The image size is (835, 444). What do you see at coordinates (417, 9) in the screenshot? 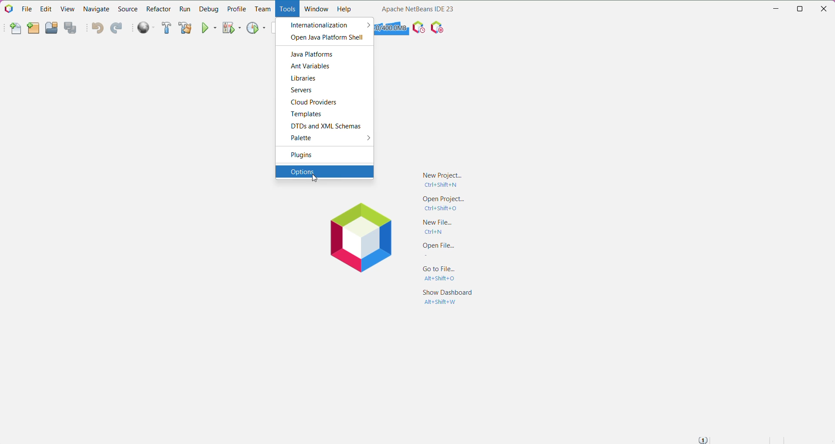
I see `Application Name` at bounding box center [417, 9].